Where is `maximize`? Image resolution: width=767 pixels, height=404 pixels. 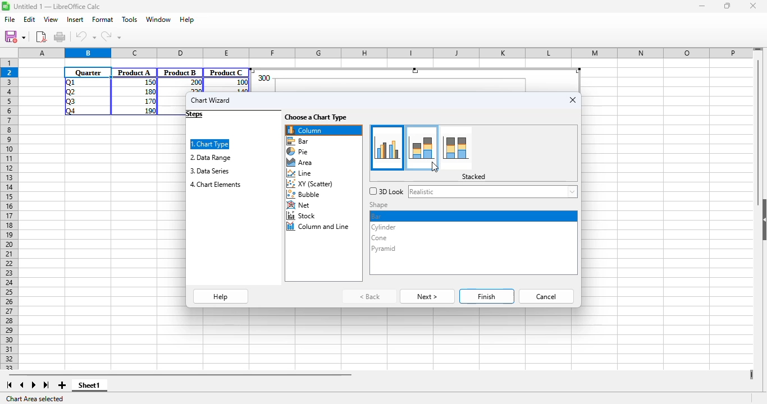
maximize is located at coordinates (728, 6).